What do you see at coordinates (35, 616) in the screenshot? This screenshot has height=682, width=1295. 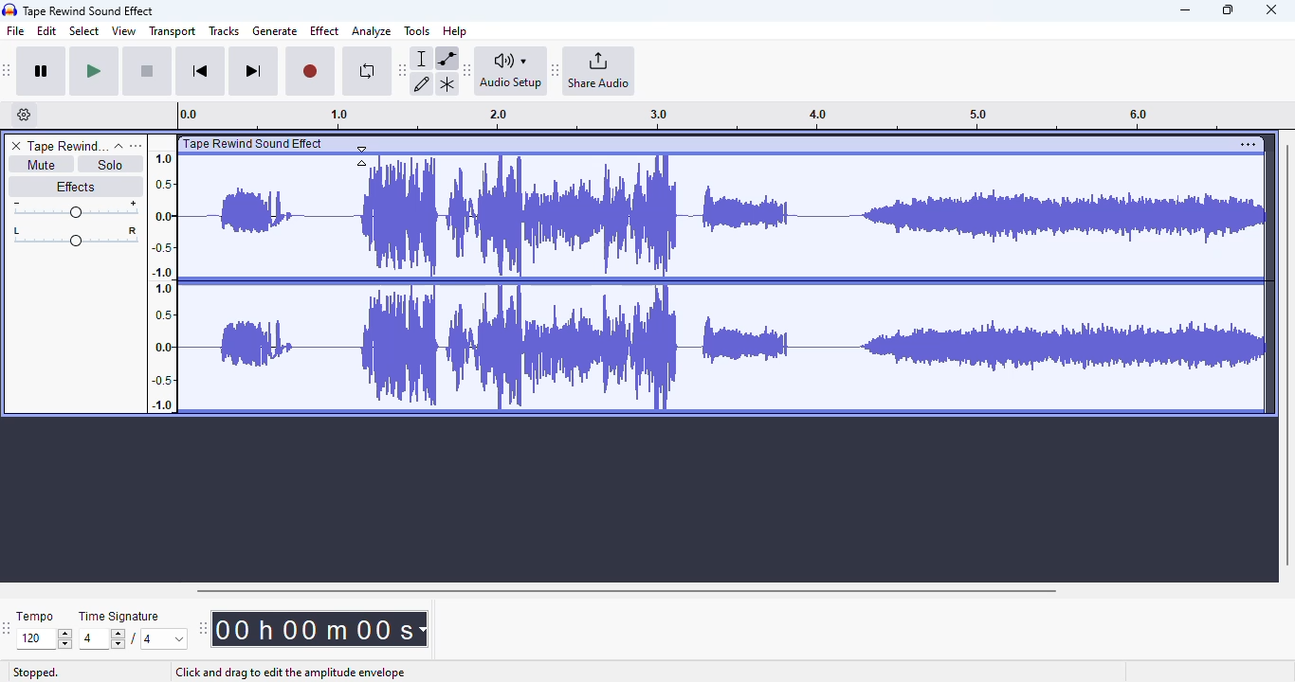 I see `tempo` at bounding box center [35, 616].